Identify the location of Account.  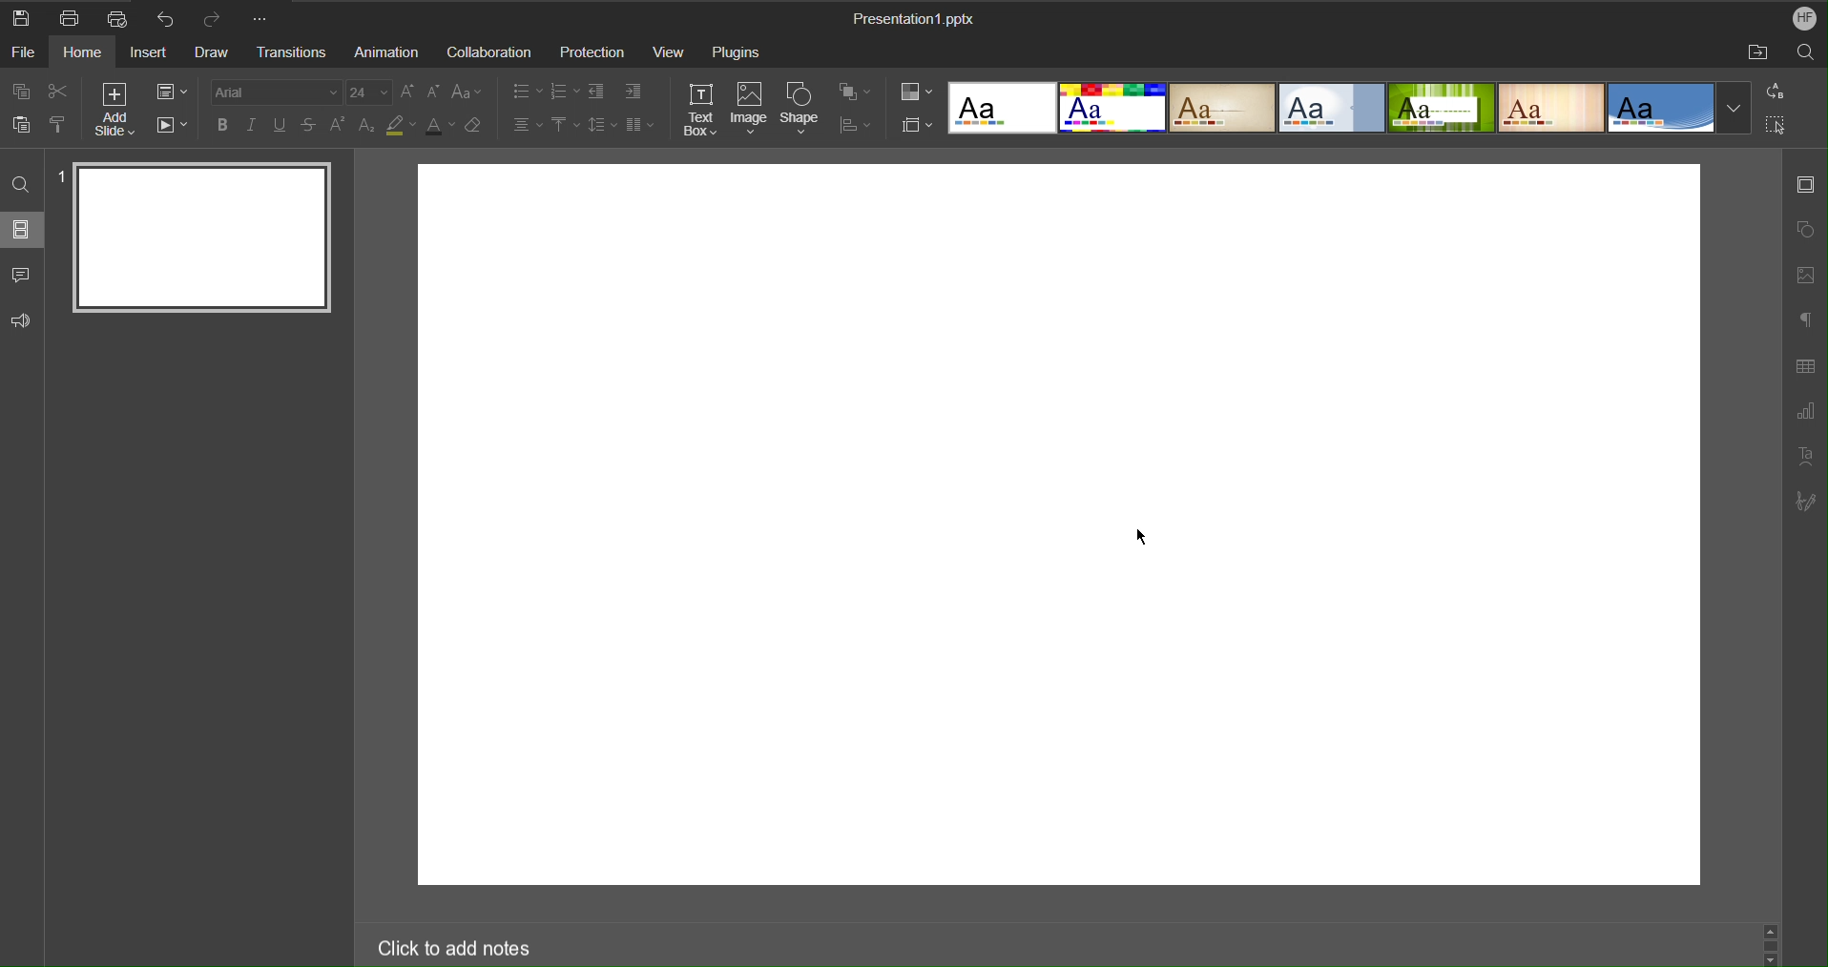
(1806, 18).